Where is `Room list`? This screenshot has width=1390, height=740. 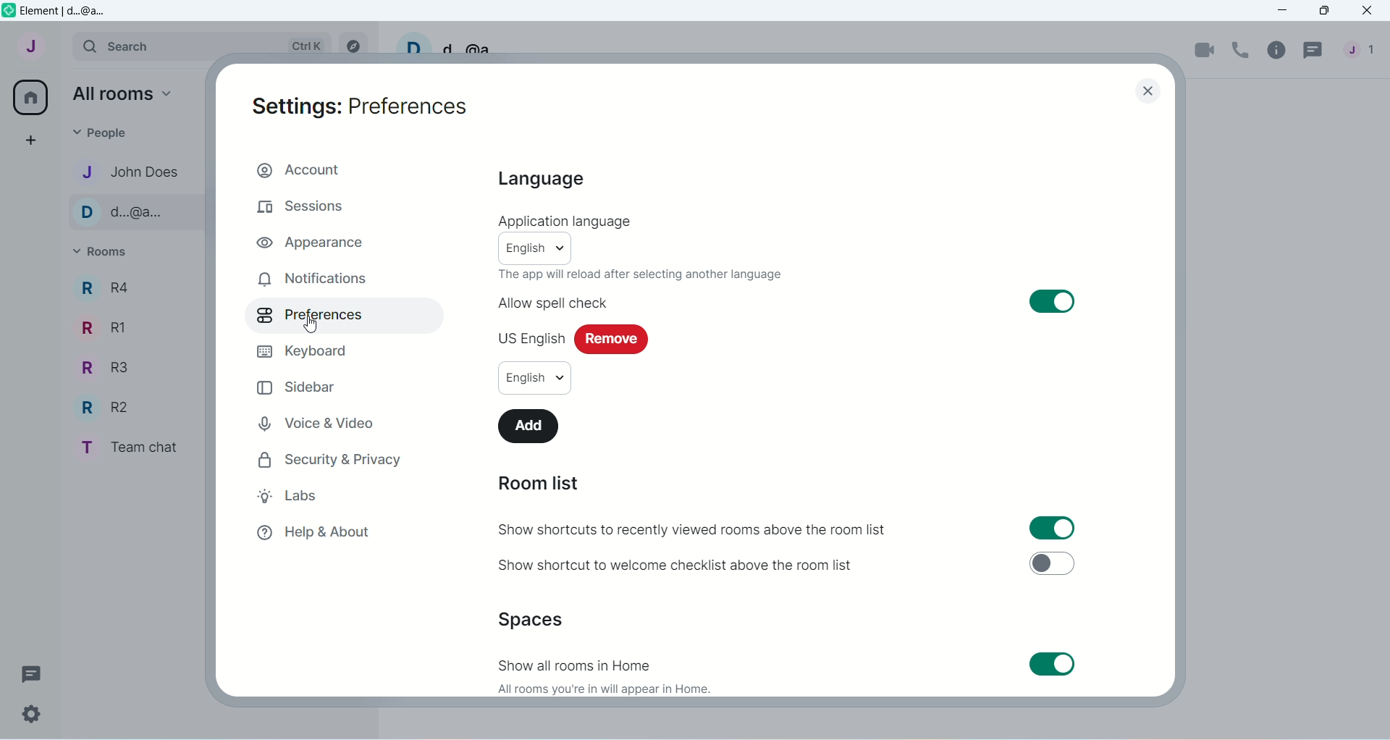 Room list is located at coordinates (560, 481).